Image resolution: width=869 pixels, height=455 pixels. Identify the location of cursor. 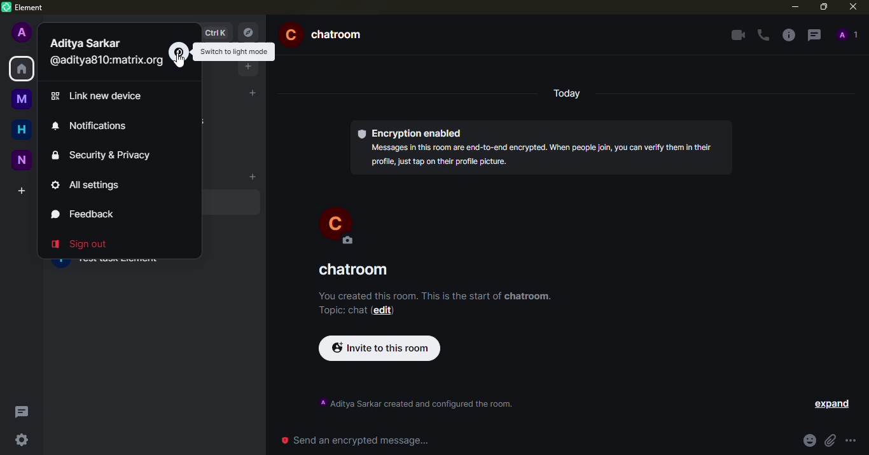
(182, 65).